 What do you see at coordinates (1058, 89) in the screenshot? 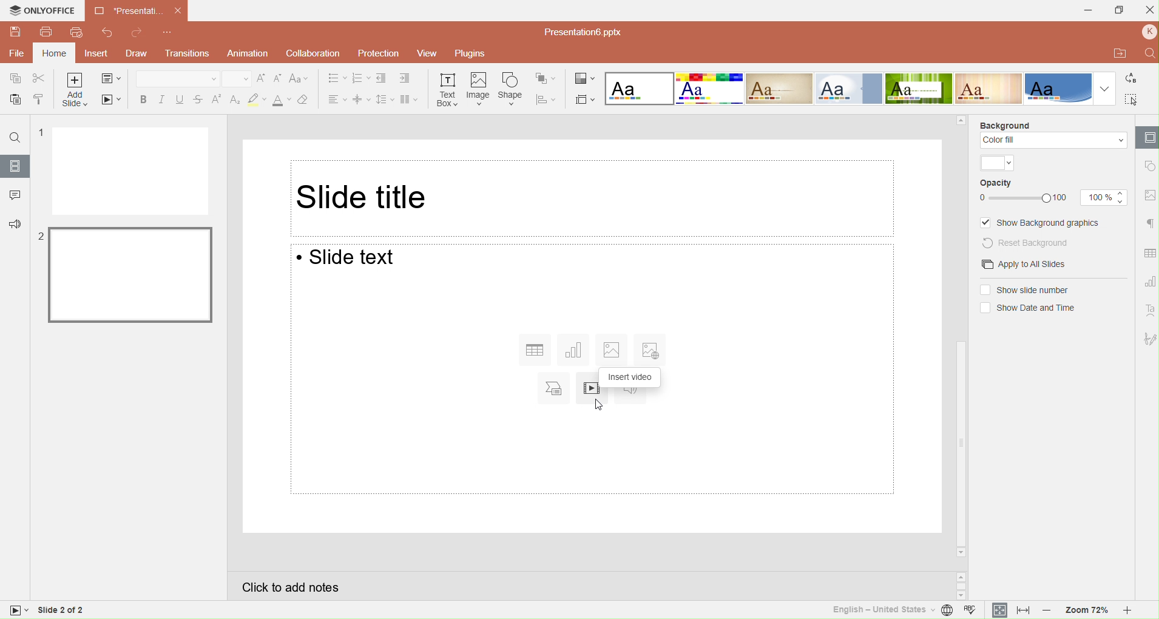
I see `Office` at bounding box center [1058, 89].